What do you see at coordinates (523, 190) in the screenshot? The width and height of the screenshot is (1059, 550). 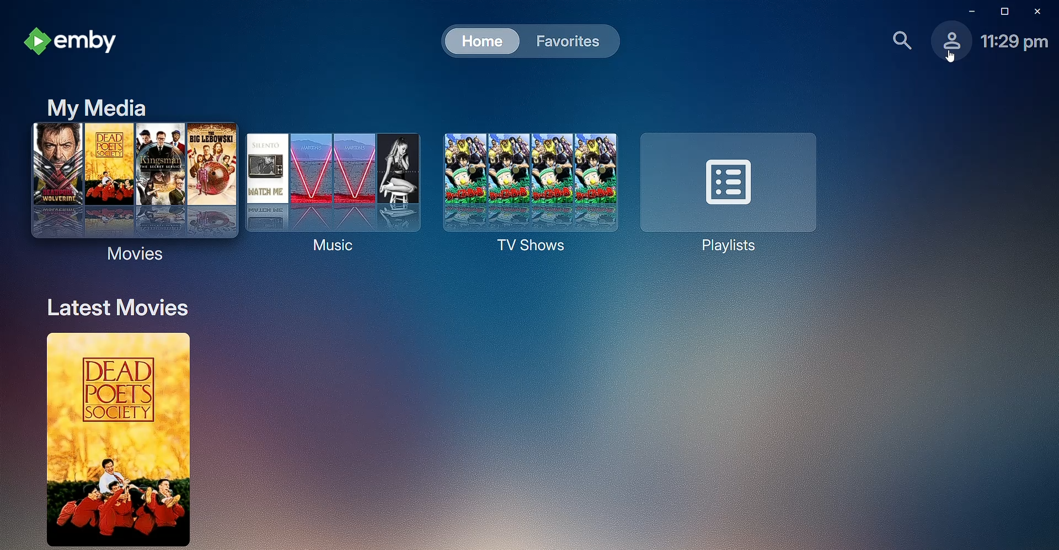 I see `TV Shows` at bounding box center [523, 190].